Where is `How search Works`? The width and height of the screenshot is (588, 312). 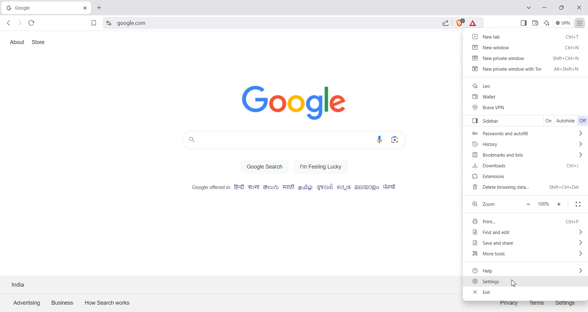 How search Works is located at coordinates (106, 302).